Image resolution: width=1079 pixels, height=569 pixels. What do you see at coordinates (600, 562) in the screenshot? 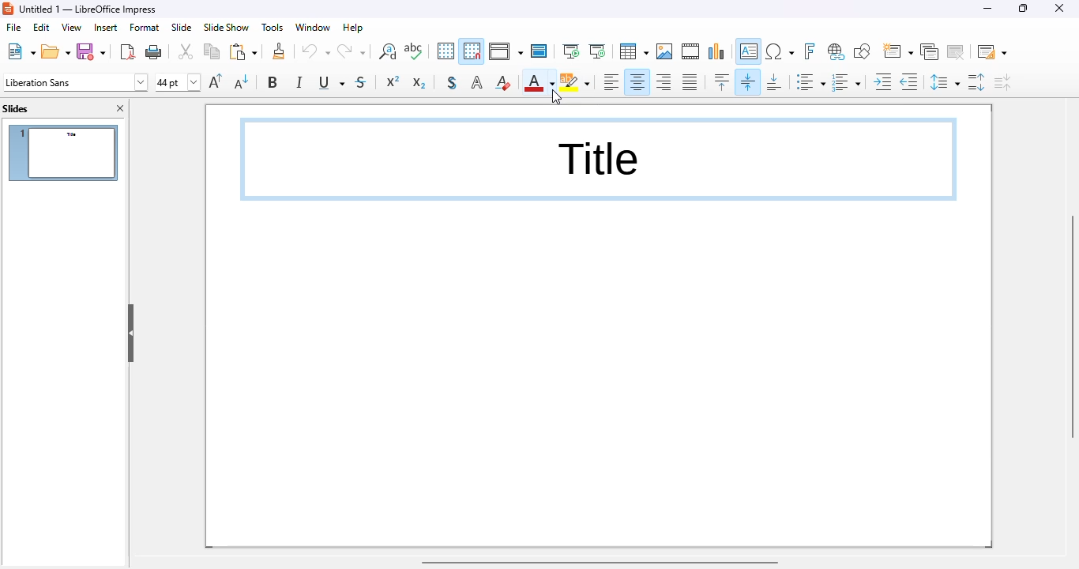
I see `horizontal scroll bar` at bounding box center [600, 562].